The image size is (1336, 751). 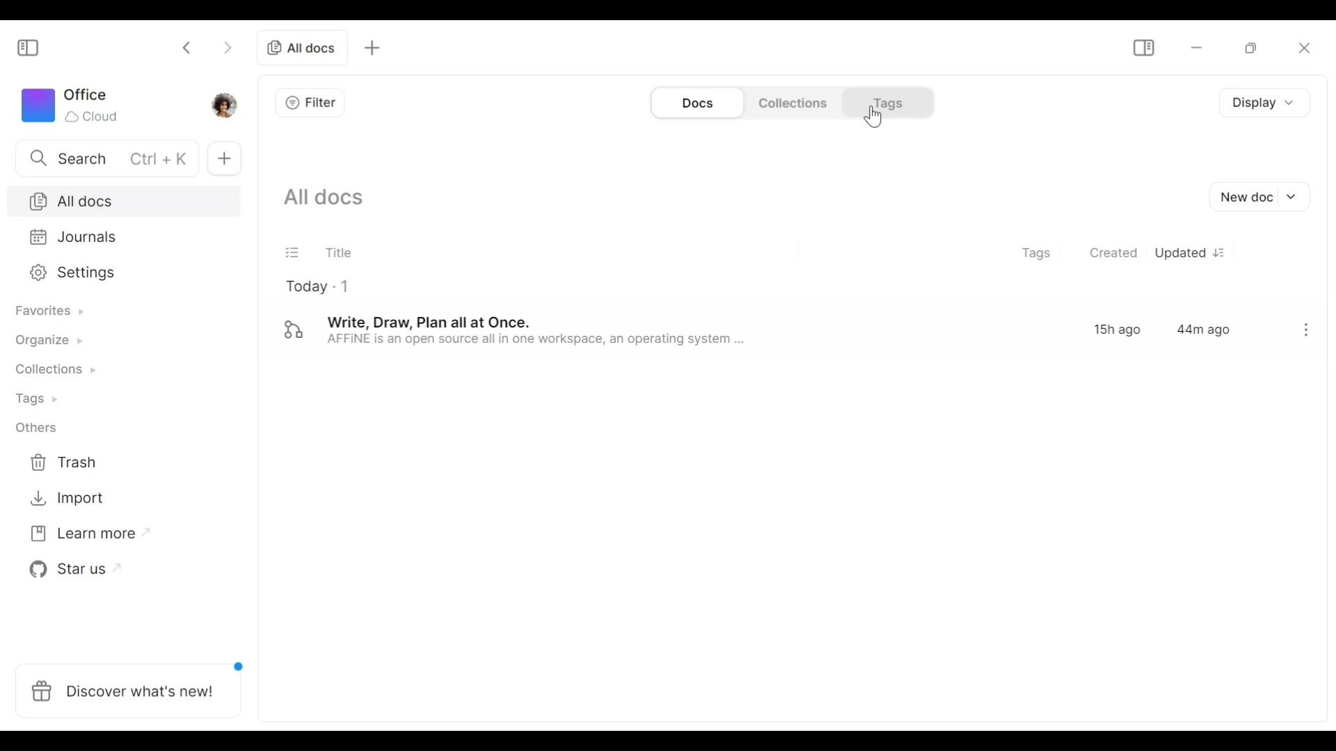 What do you see at coordinates (74, 570) in the screenshot?
I see `Star us` at bounding box center [74, 570].